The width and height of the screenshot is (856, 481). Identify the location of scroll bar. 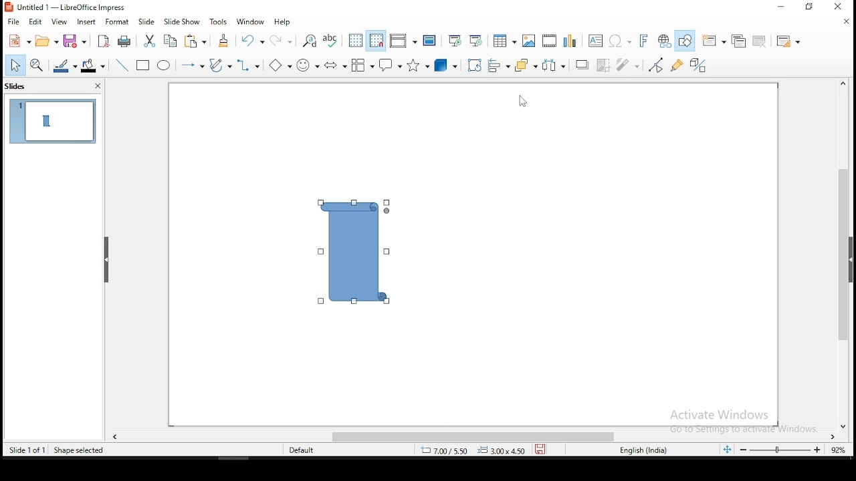
(470, 435).